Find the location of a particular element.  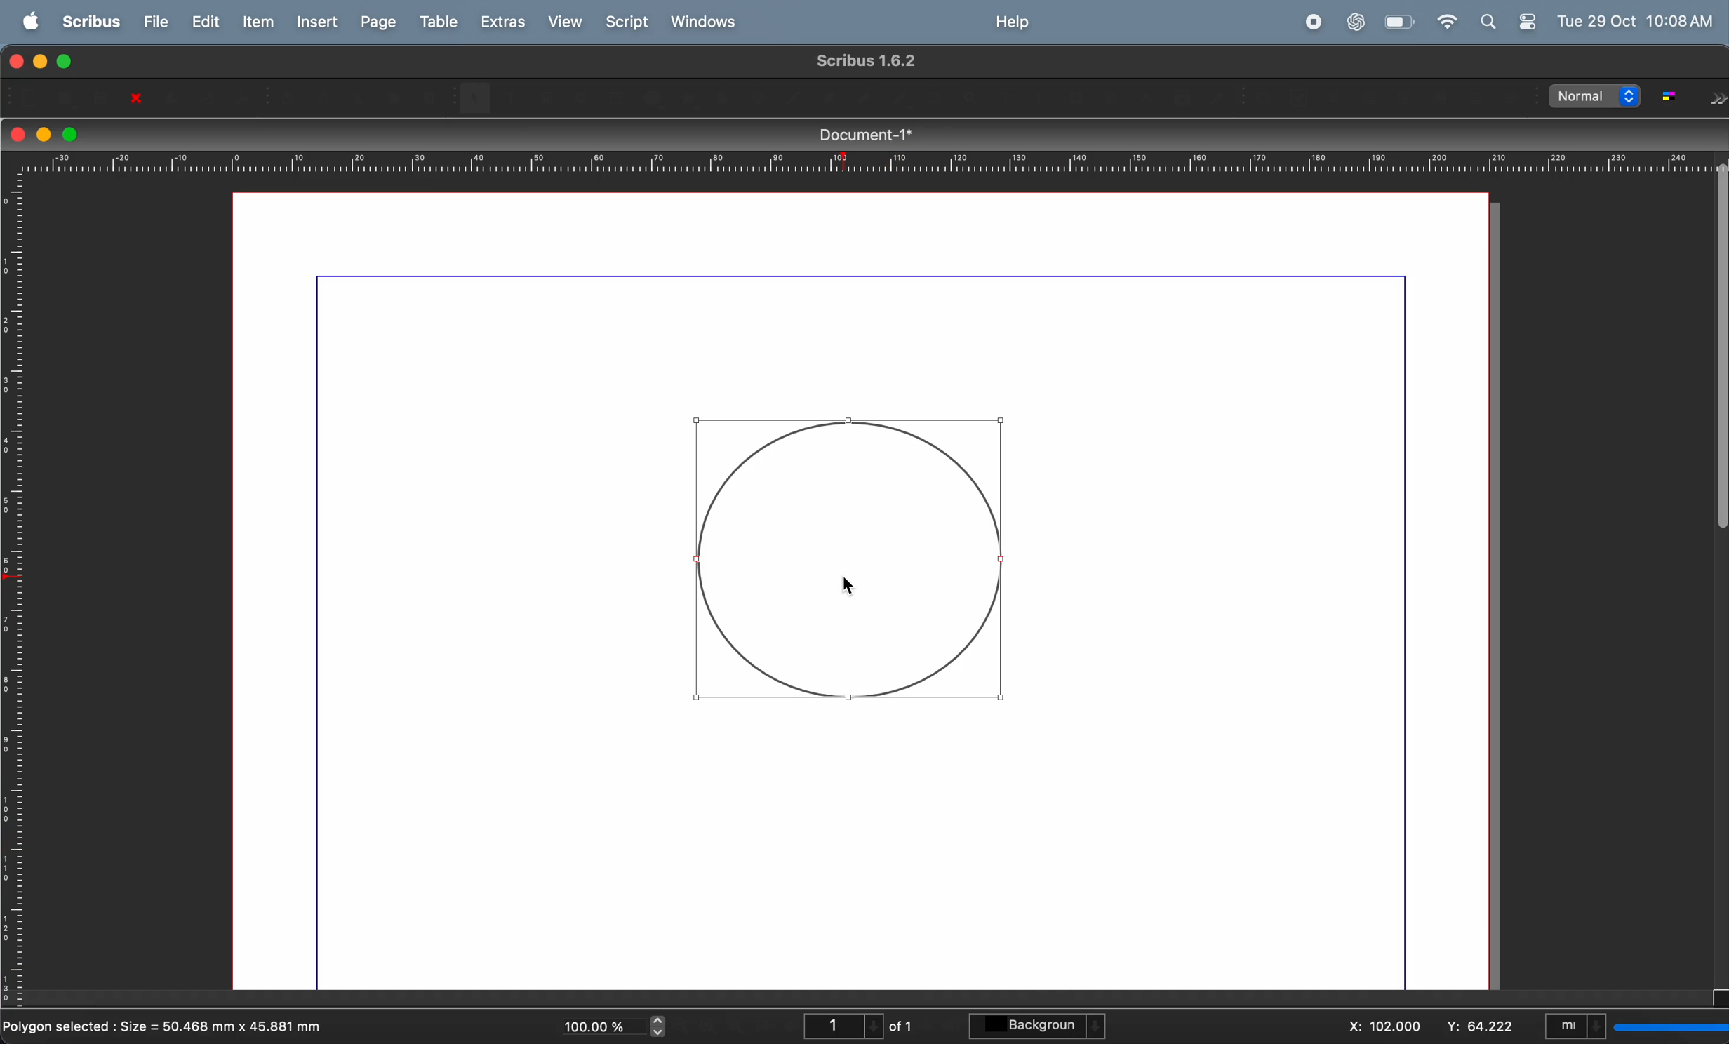

closing window is located at coordinates (15, 61).